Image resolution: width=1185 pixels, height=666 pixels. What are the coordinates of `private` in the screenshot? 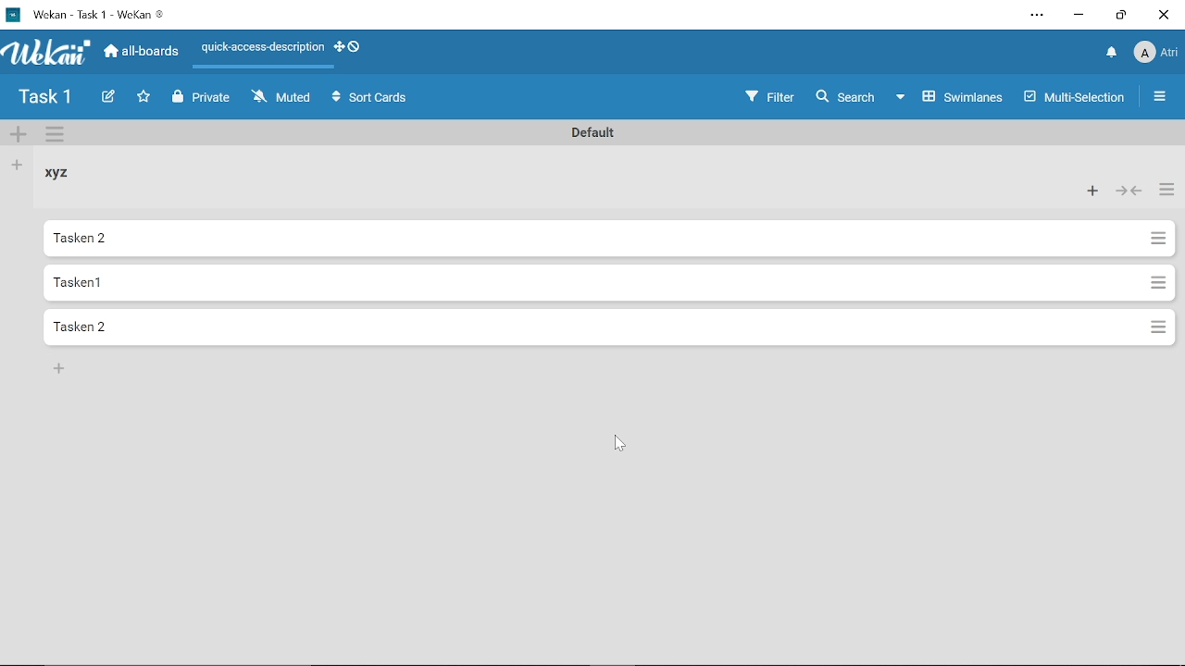 It's located at (206, 99).